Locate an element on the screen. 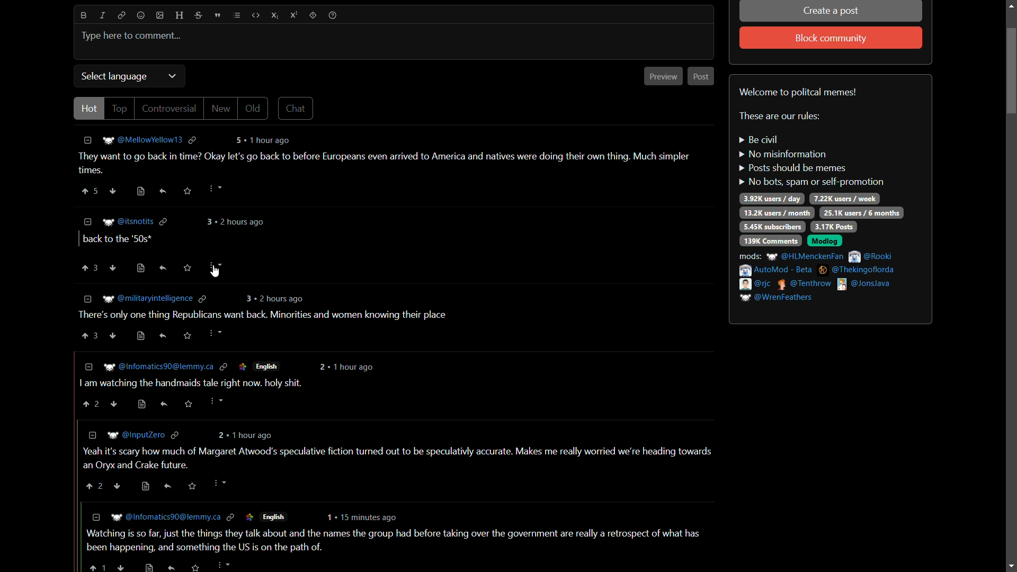 The image size is (1017, 572). welcome to political memes is located at coordinates (800, 92).